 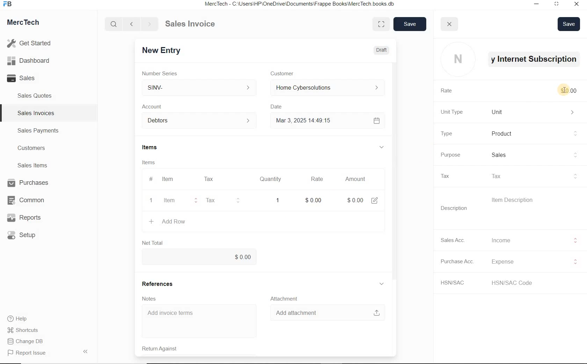 What do you see at coordinates (151, 221) in the screenshot?
I see `create` at bounding box center [151, 221].